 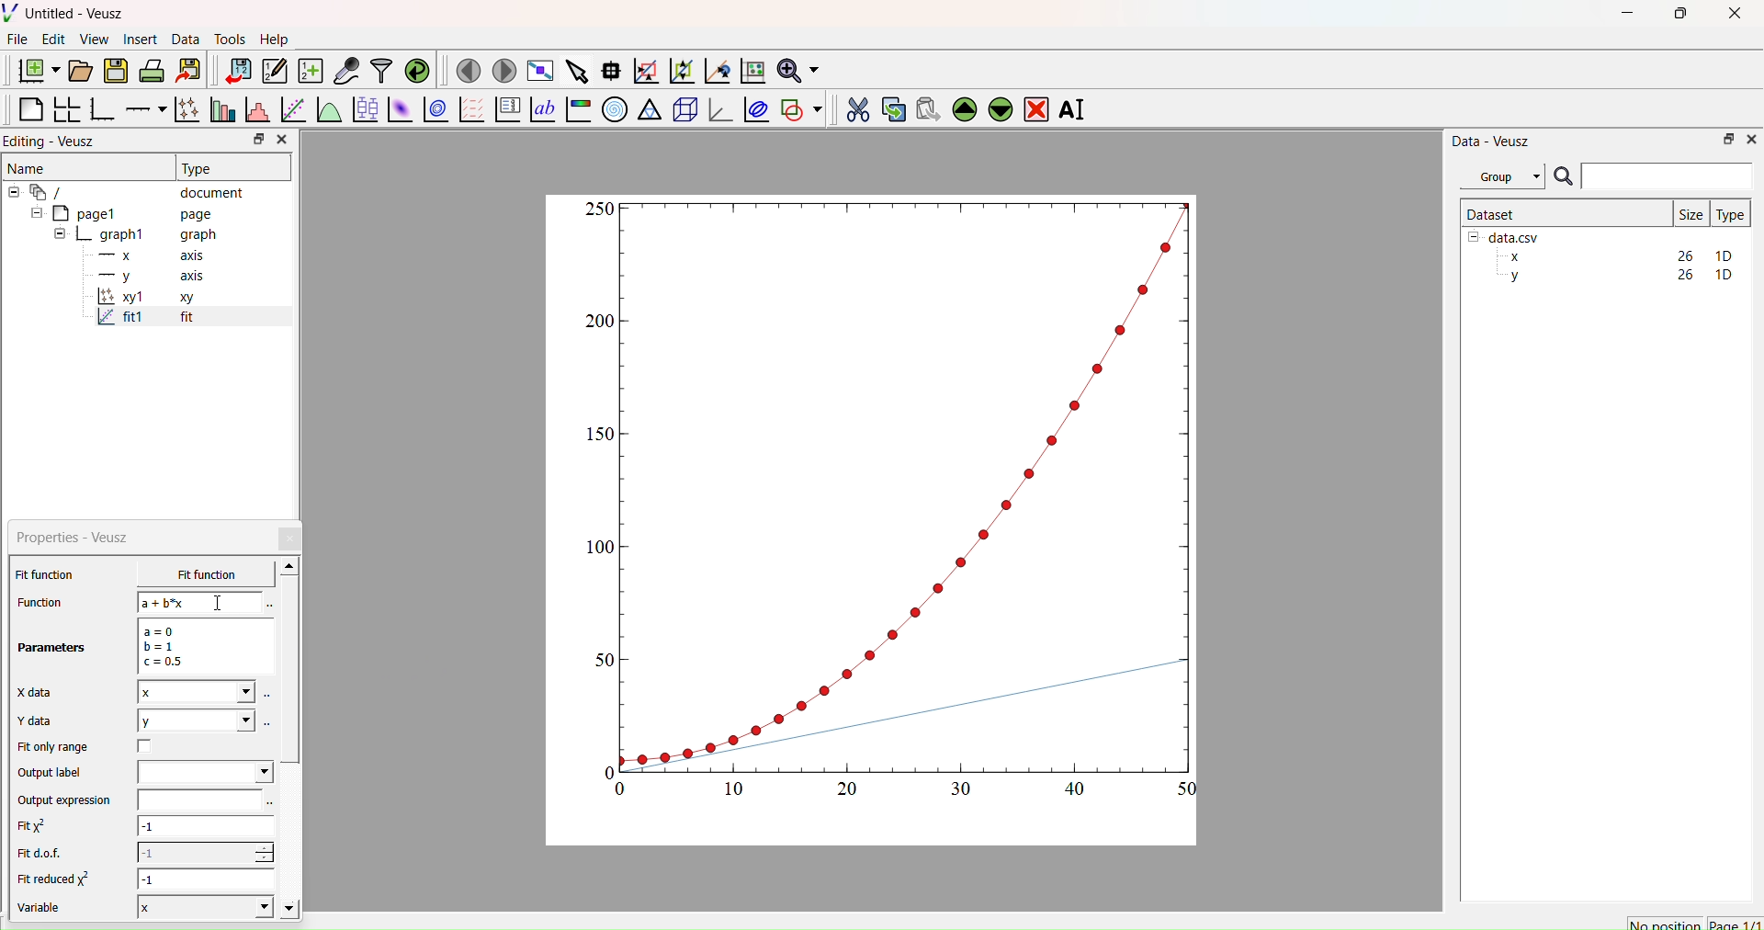 I want to click on Import data, so click(x=233, y=71).